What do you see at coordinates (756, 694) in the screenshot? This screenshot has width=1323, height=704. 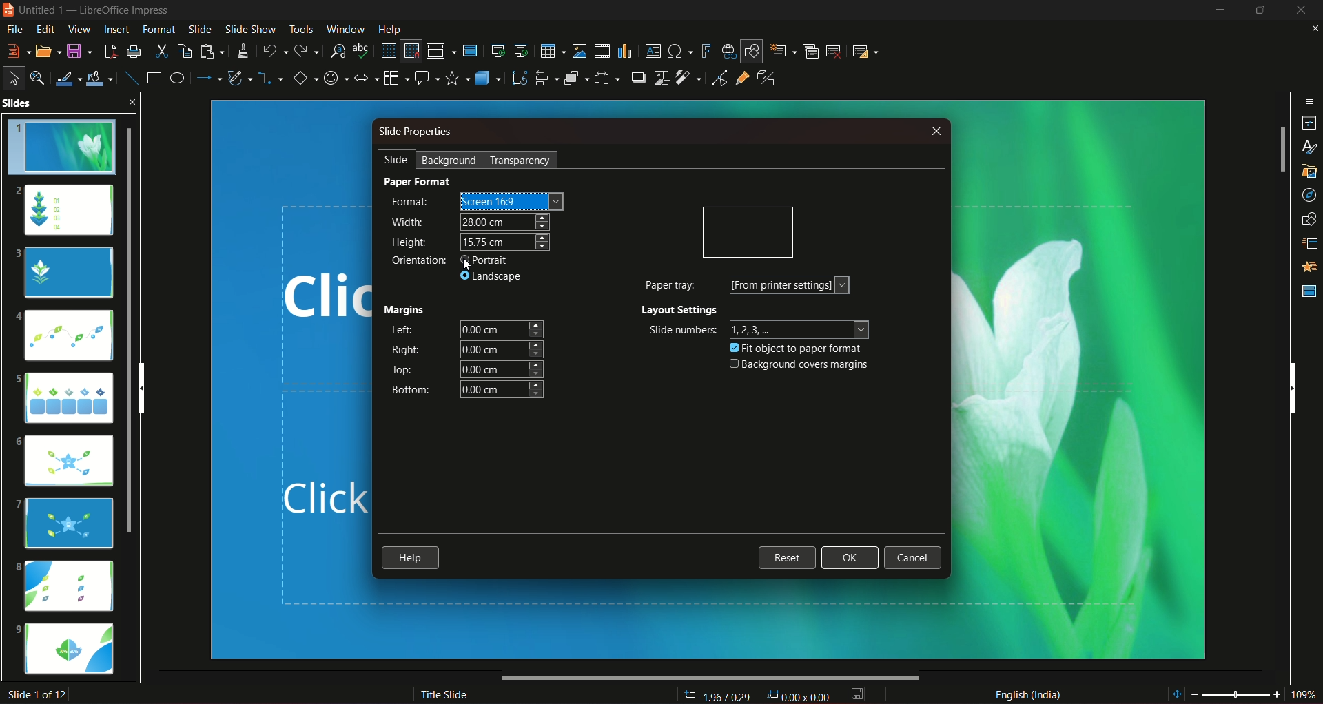 I see `dimensions` at bounding box center [756, 694].